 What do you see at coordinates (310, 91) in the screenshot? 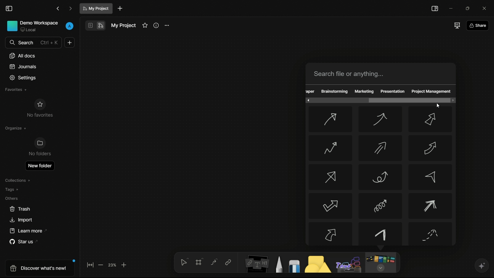
I see `obscure text` at bounding box center [310, 91].